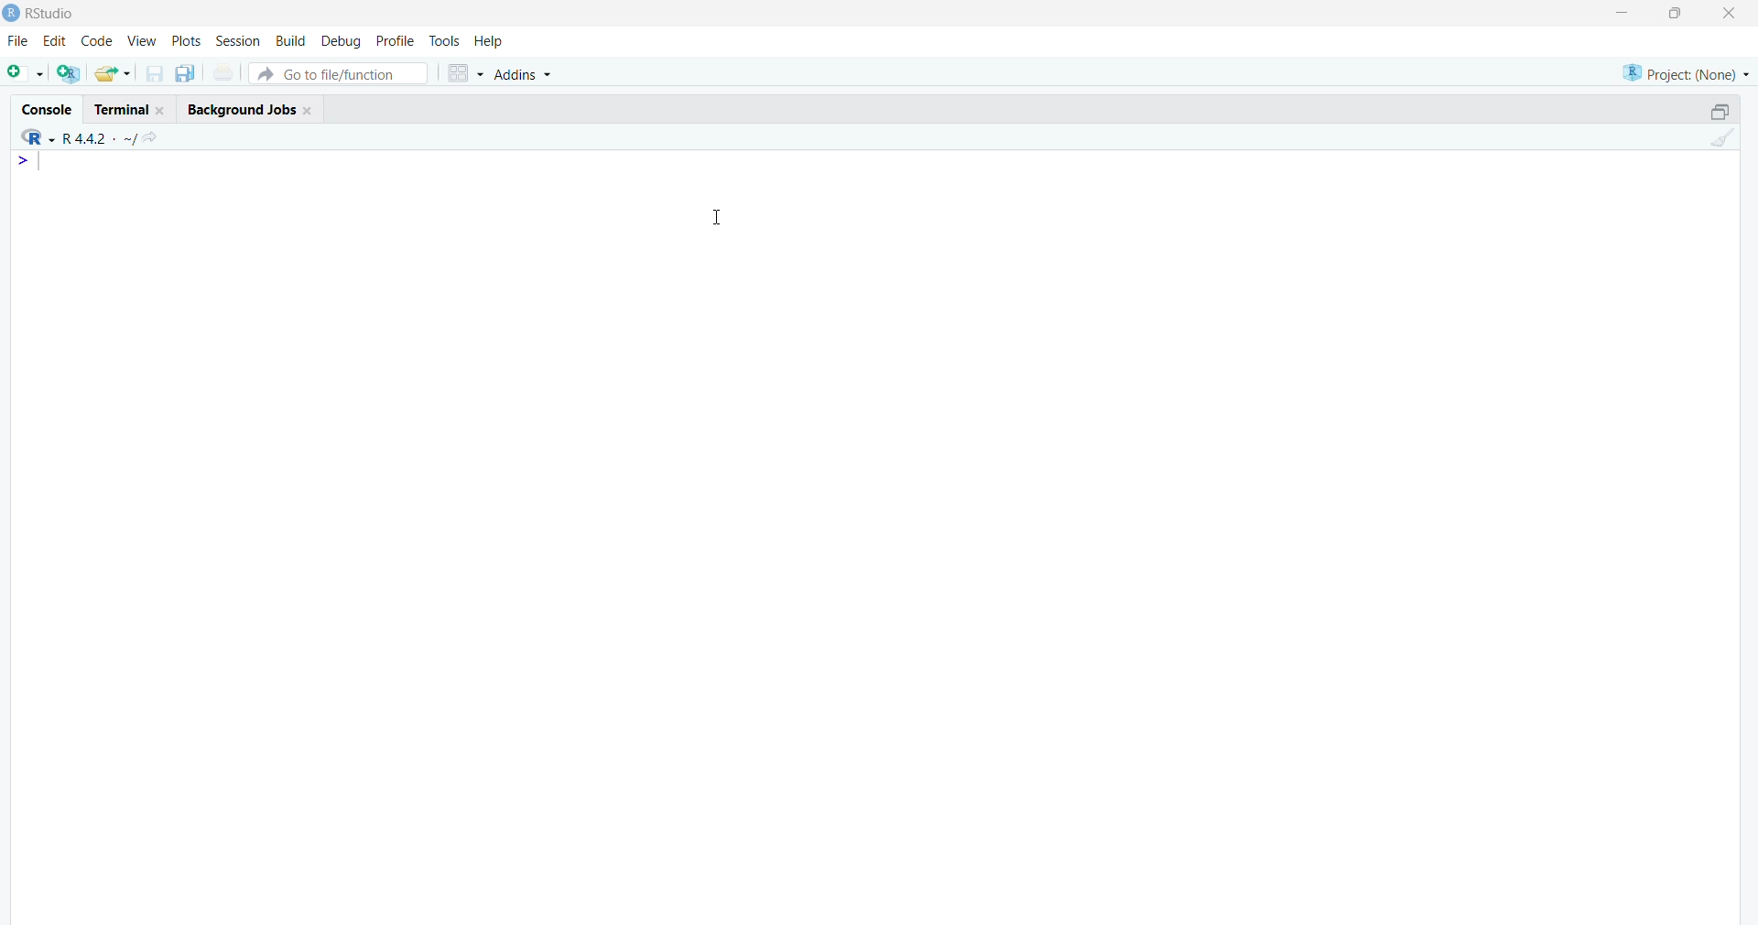 This screenshot has width=1758, height=925. I want to click on build, so click(292, 41).